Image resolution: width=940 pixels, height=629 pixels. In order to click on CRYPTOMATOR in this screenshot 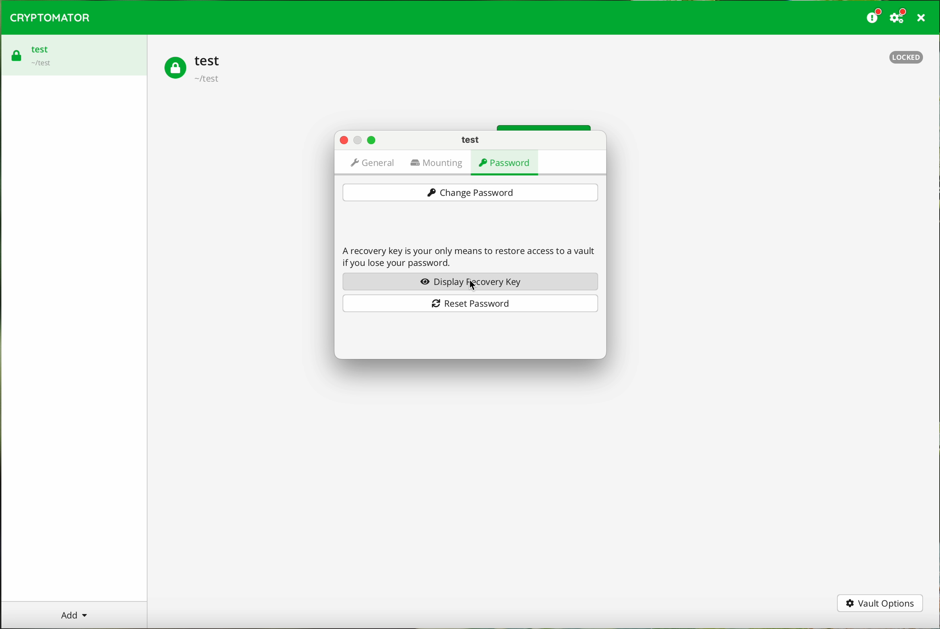, I will do `click(51, 18)`.